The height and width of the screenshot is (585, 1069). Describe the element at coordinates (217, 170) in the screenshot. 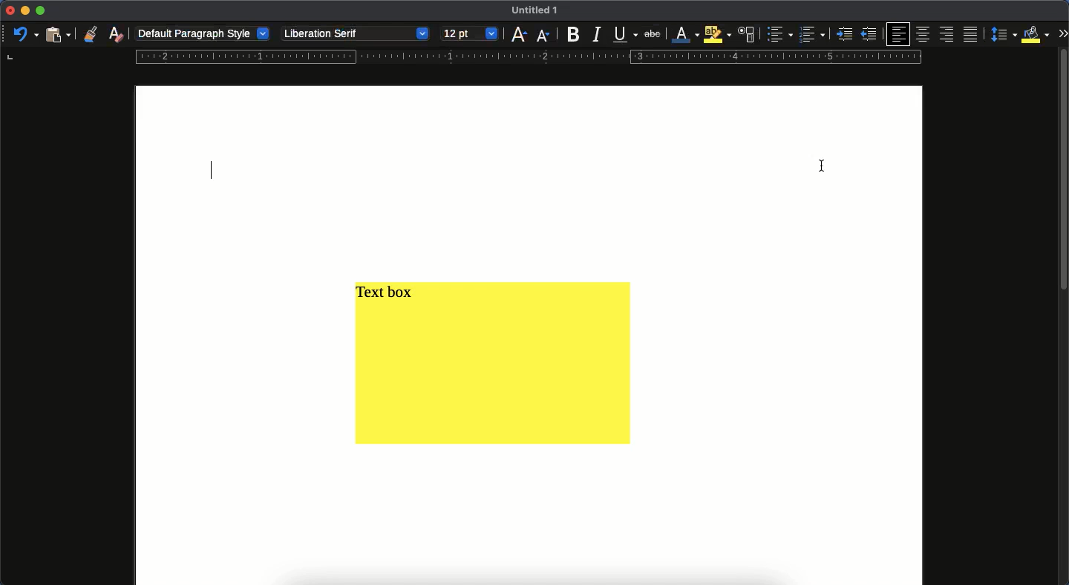

I see `typing` at that location.